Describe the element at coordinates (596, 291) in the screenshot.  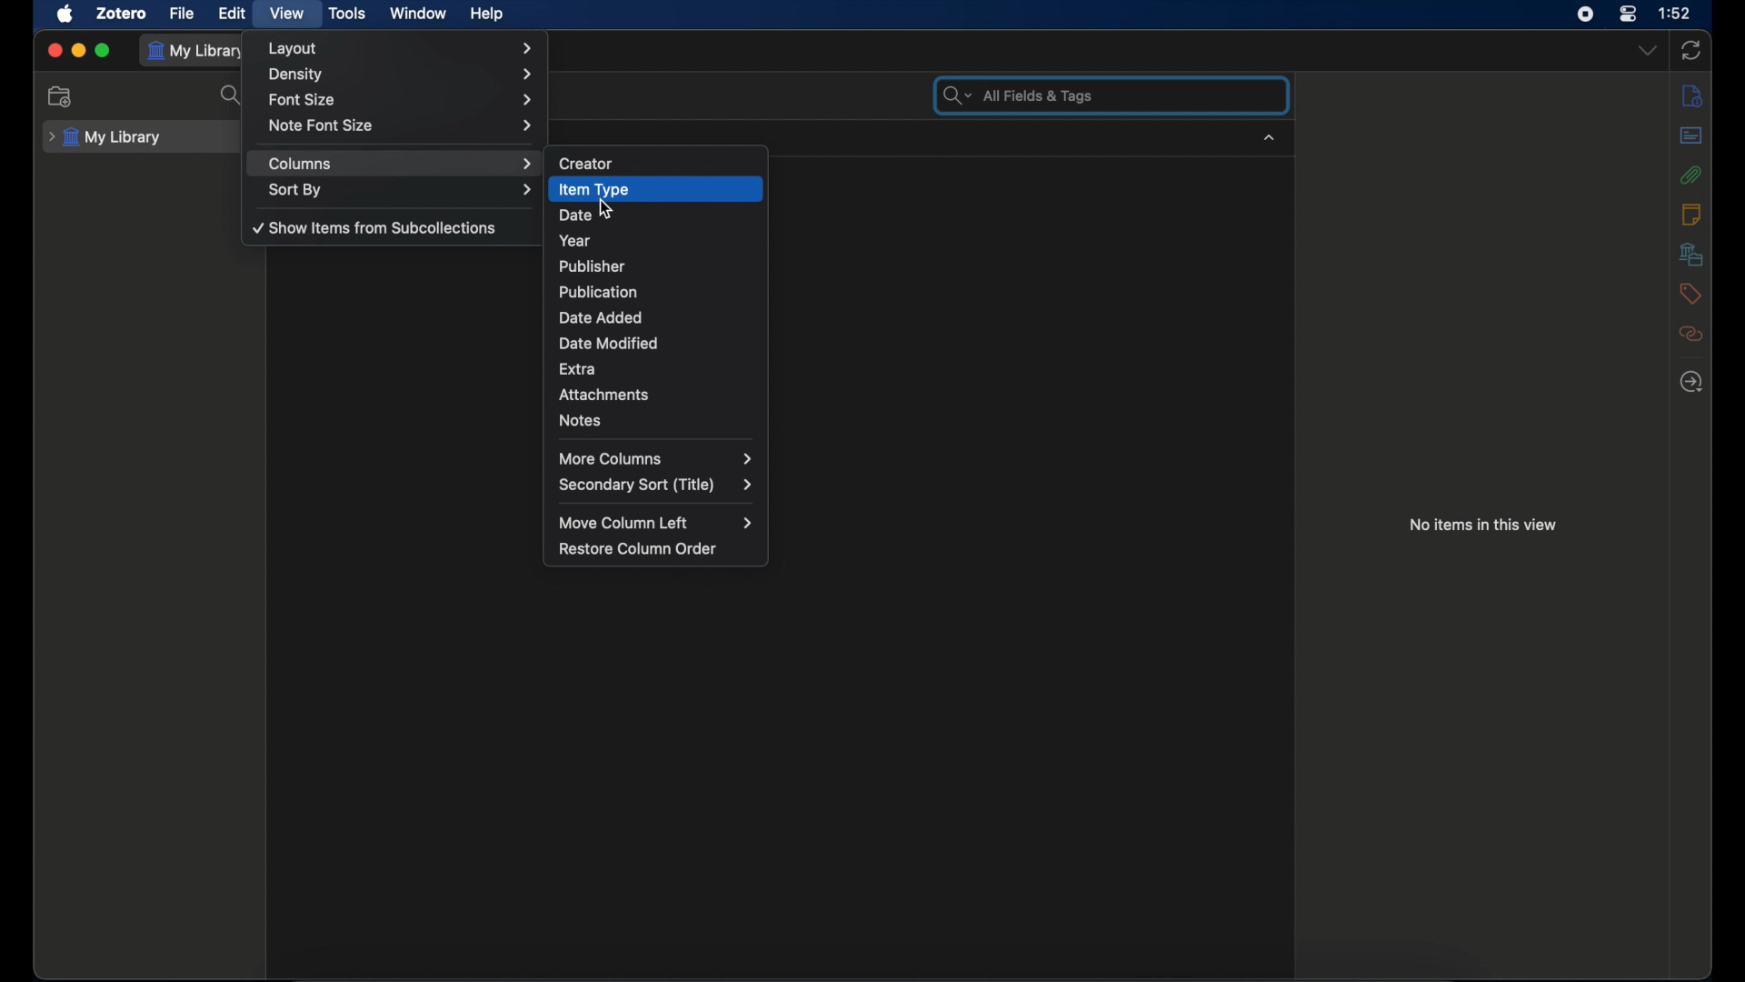
I see `publication` at that location.